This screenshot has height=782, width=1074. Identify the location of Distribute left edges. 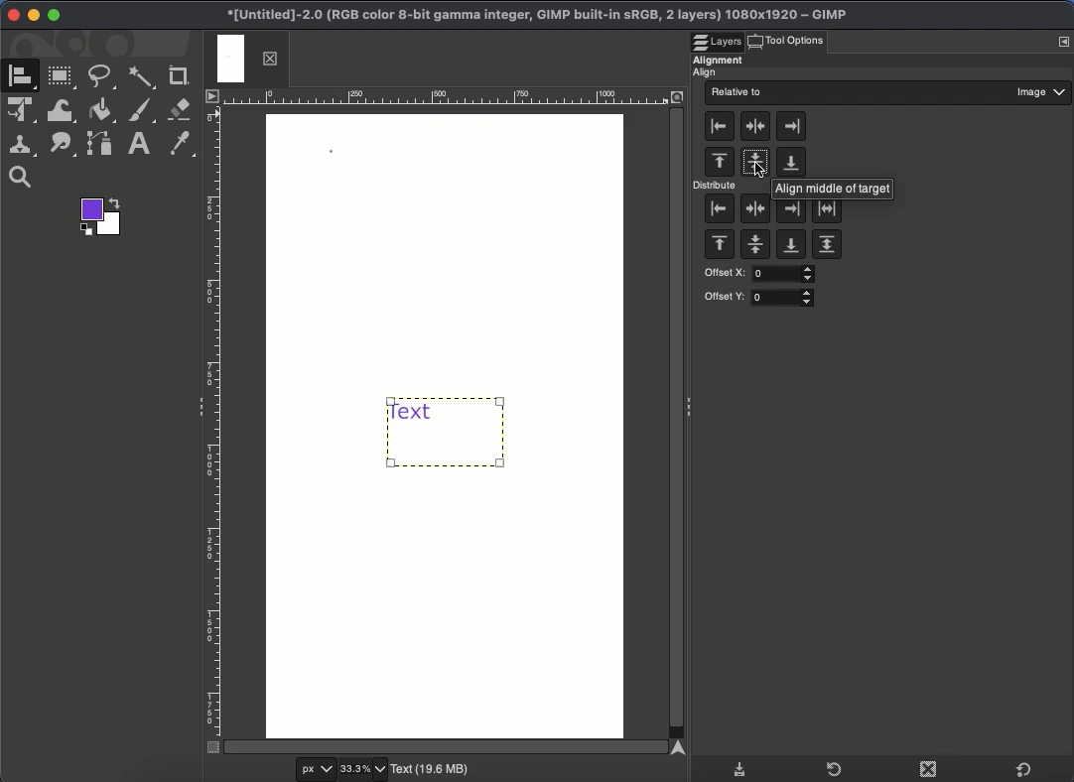
(718, 210).